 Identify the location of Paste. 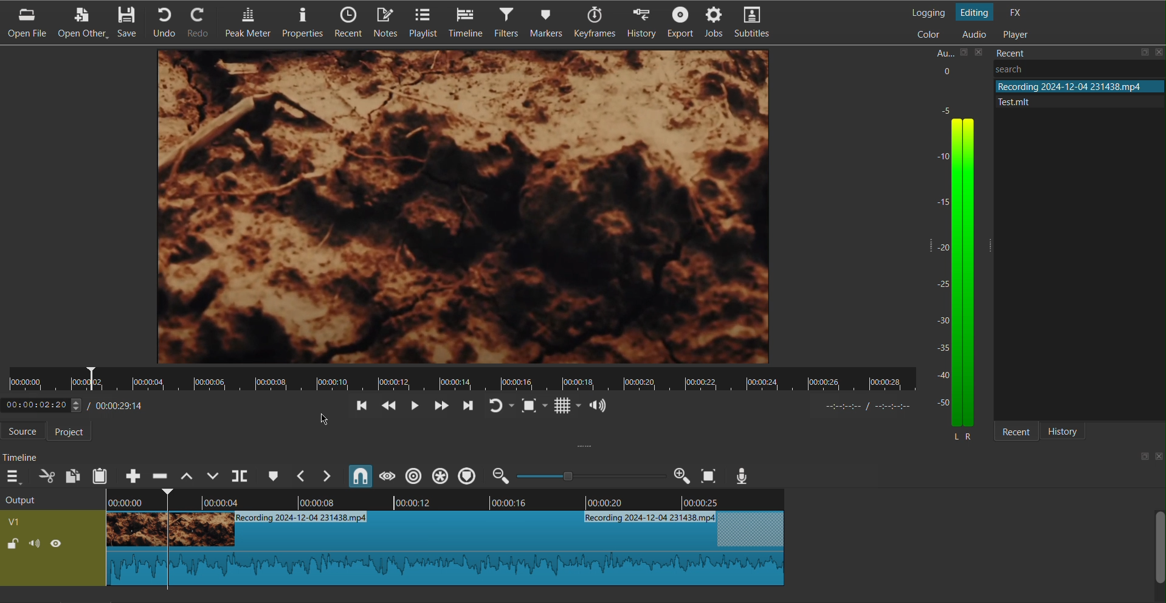
(100, 474).